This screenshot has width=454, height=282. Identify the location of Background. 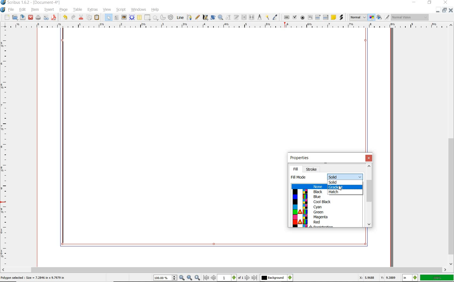
(276, 278).